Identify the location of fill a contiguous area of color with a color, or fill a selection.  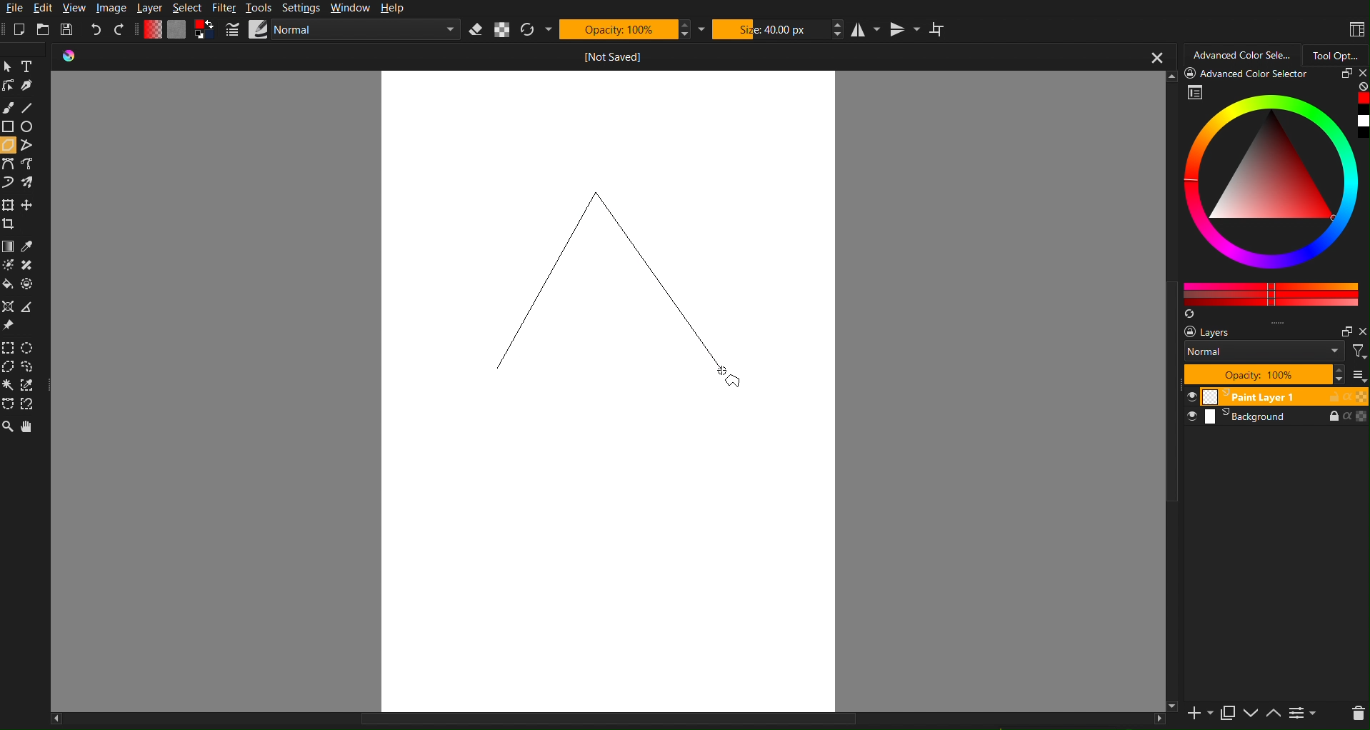
(9, 285).